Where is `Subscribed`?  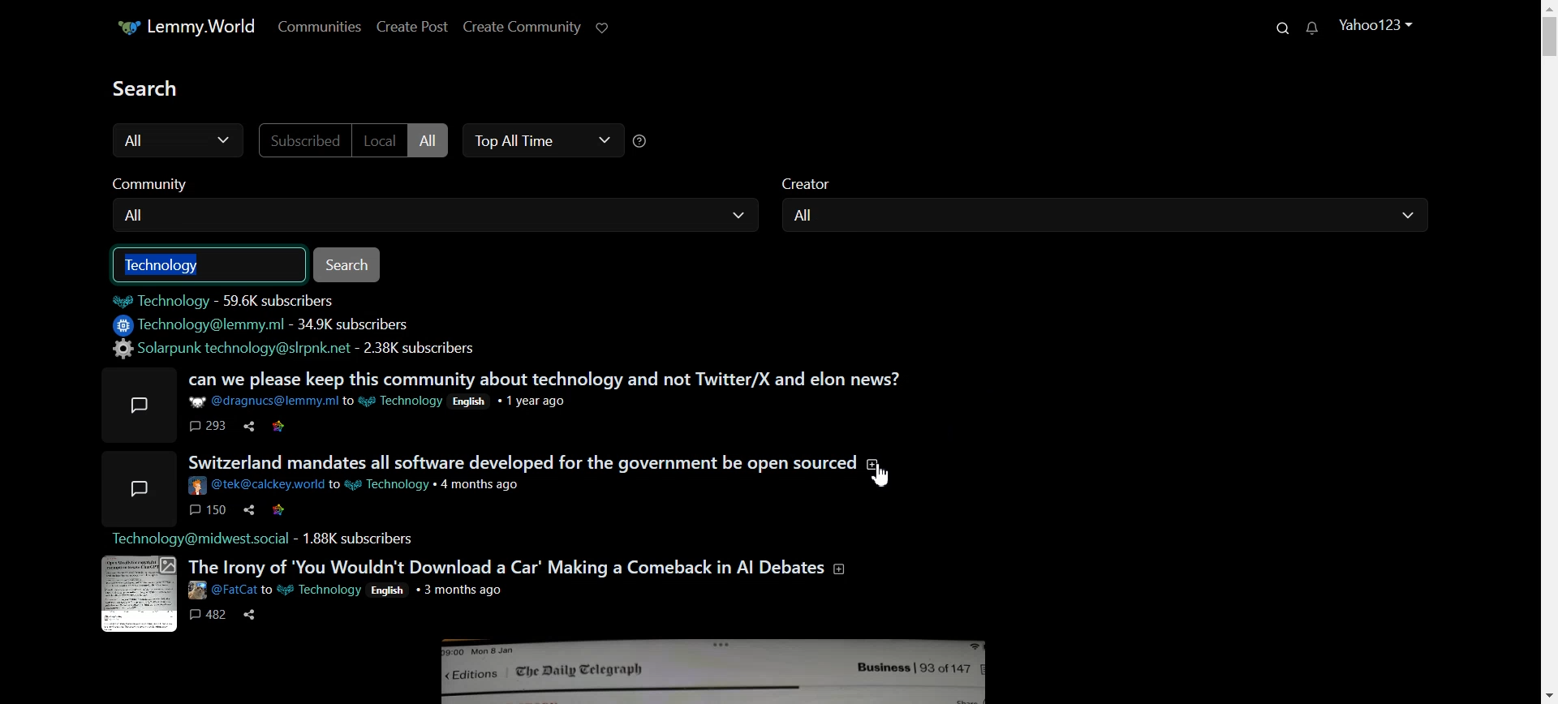 Subscribed is located at coordinates (307, 140).